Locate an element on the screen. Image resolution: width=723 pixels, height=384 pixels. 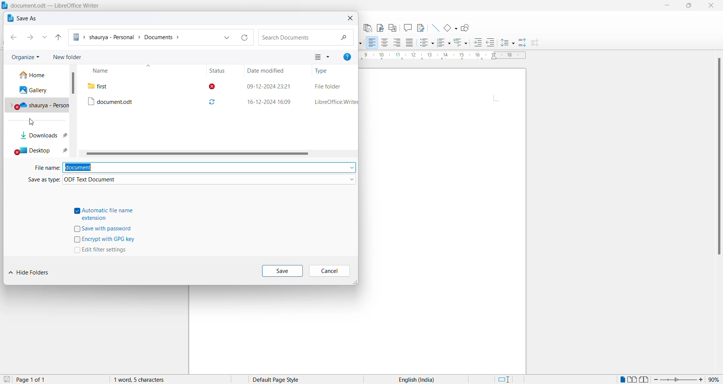
save is located at coordinates (282, 271).